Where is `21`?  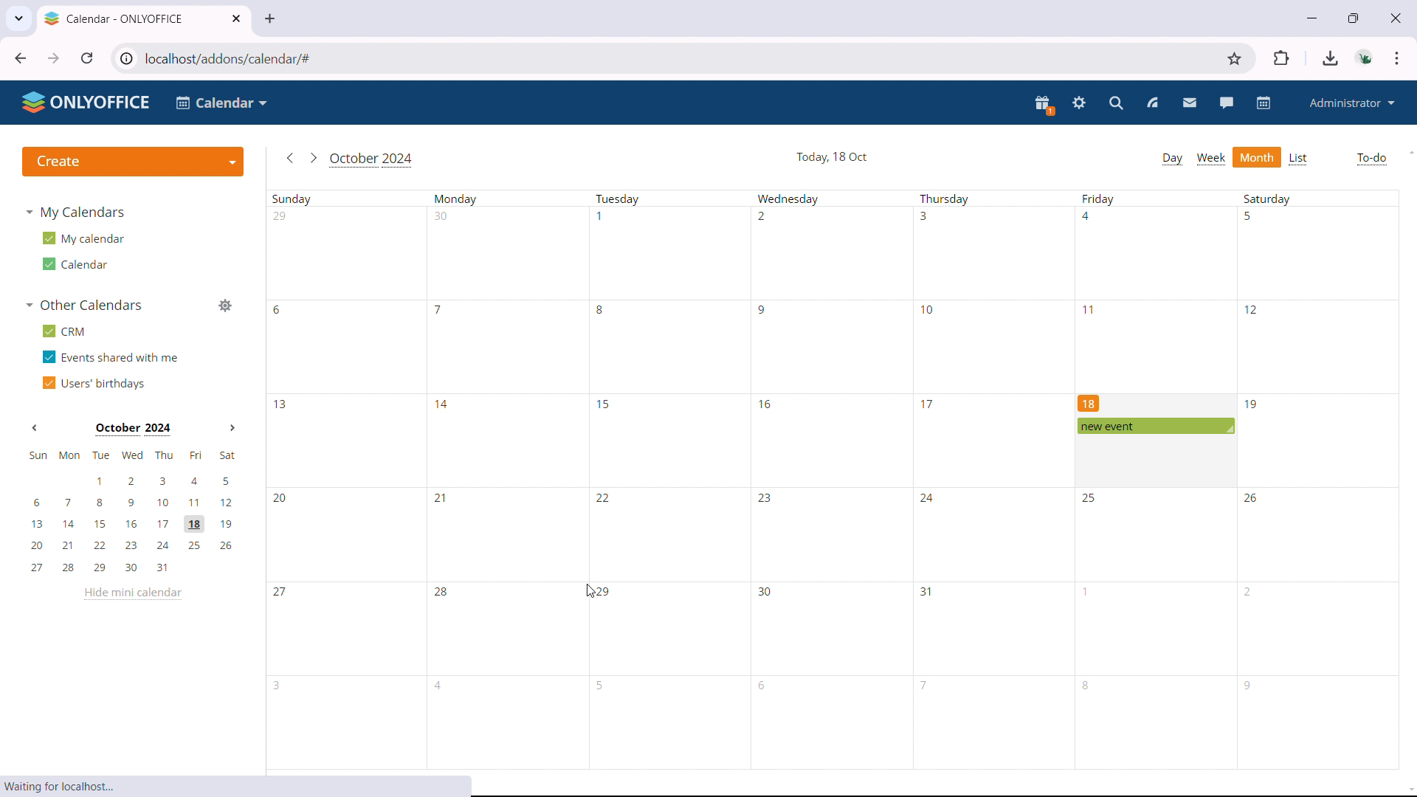 21 is located at coordinates (438, 497).